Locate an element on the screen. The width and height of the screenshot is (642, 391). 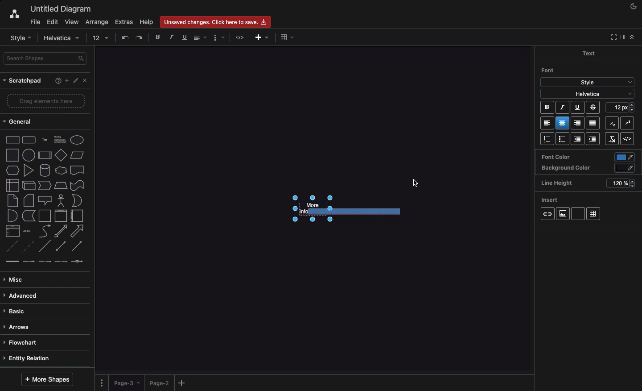
container is located at coordinates (45, 216).